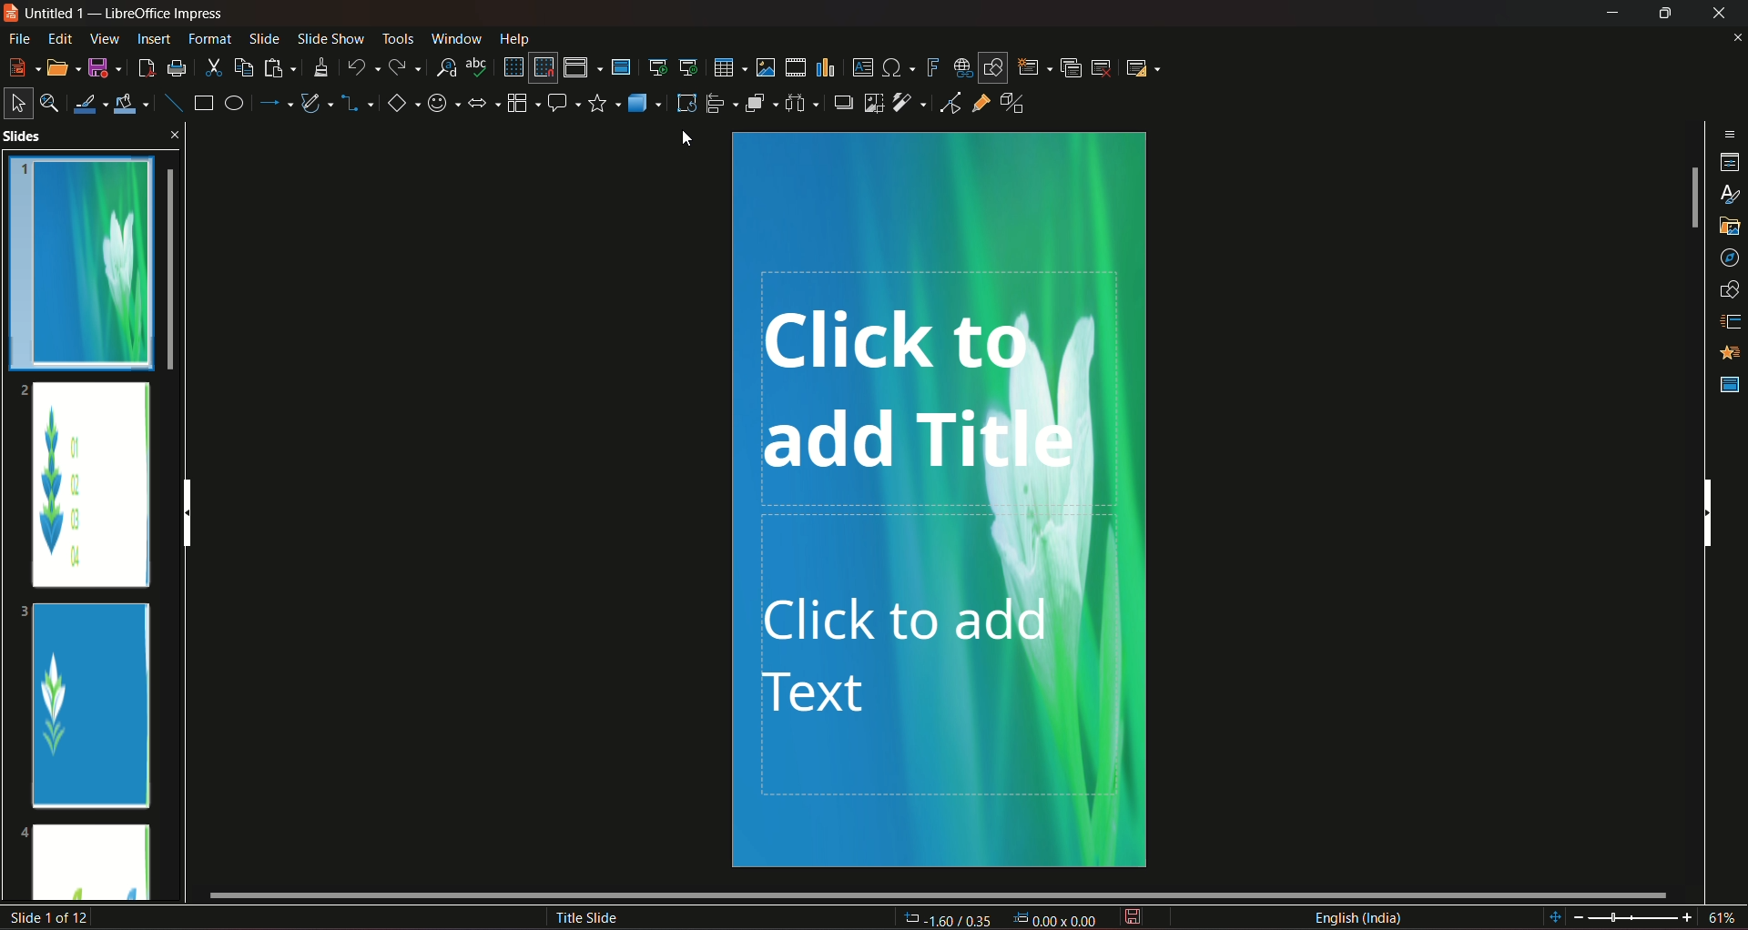 The height and width of the screenshot is (930, 1748). I want to click on slide transition, so click(1727, 324).